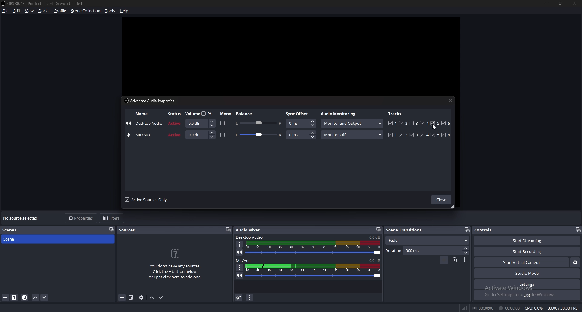 This screenshot has width=582, height=312. Describe the element at coordinates (352, 135) in the screenshot. I see `monitor off` at that location.